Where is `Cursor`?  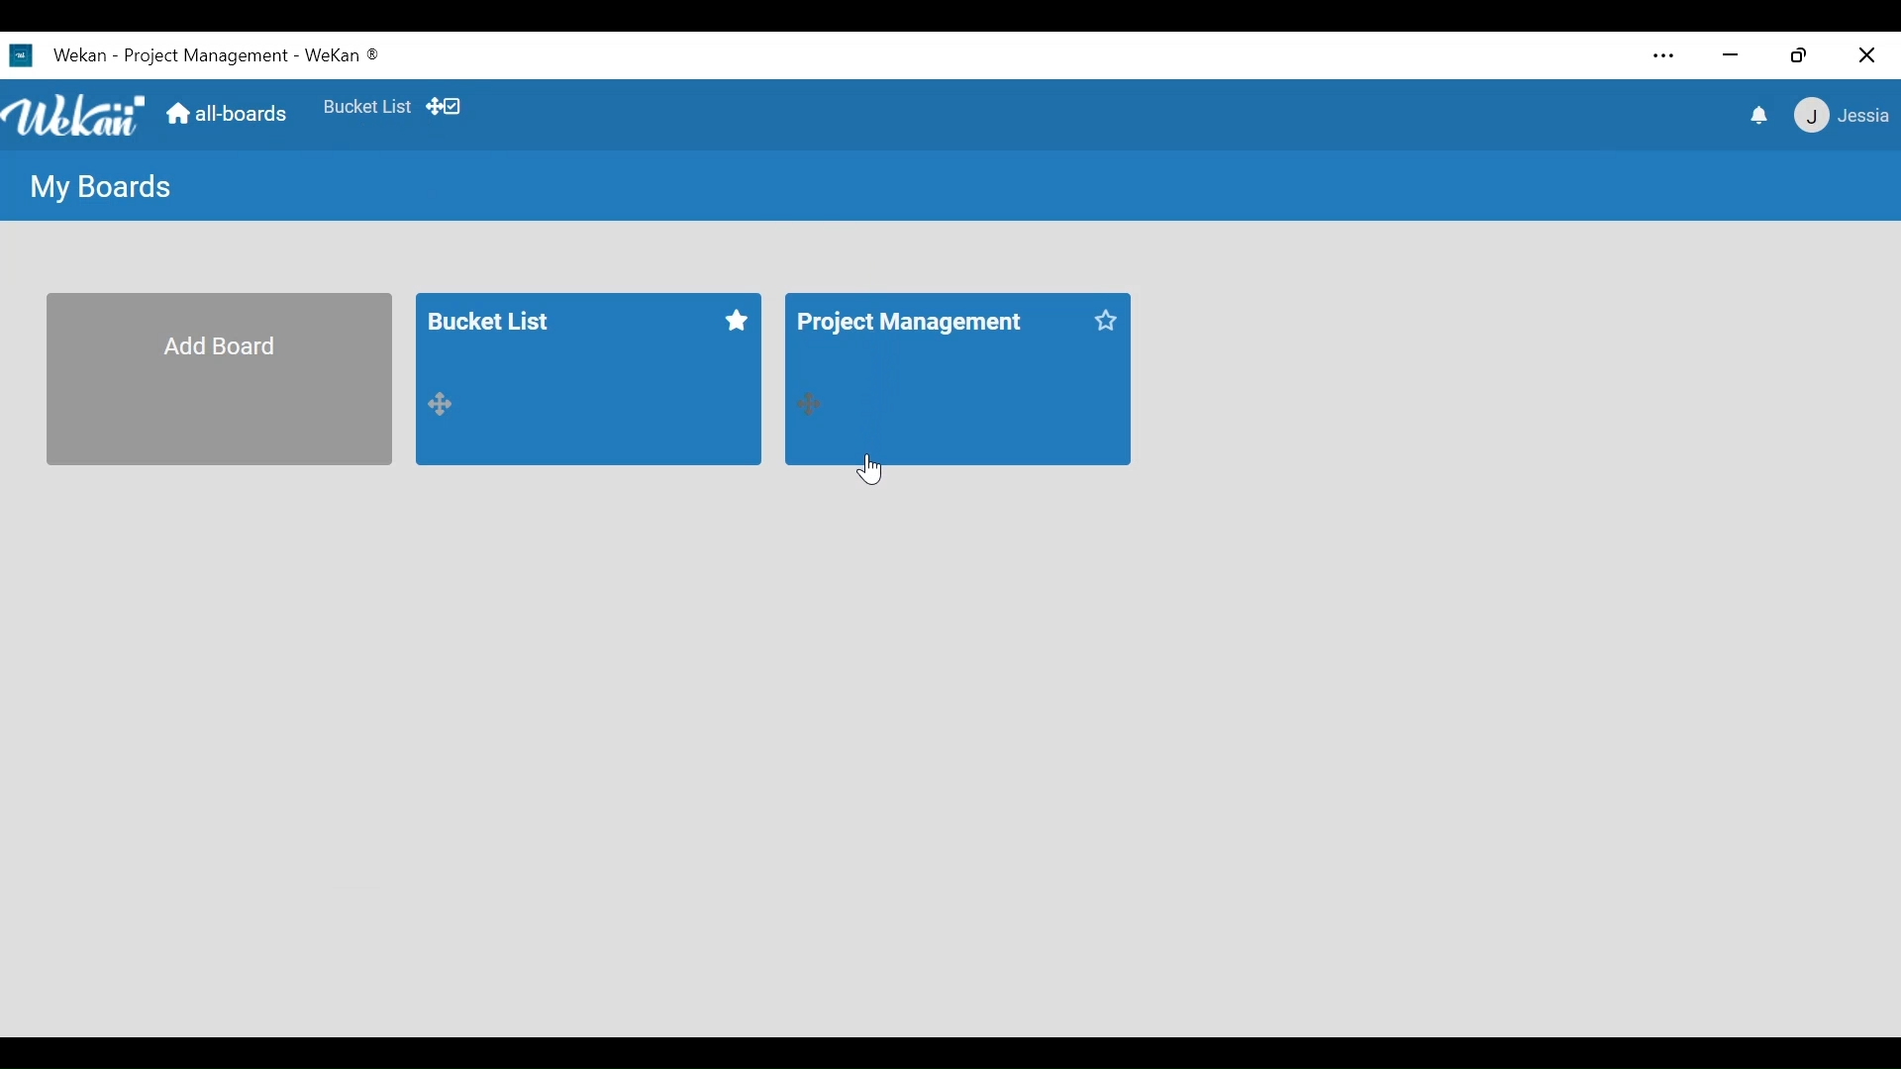 Cursor is located at coordinates (872, 469).